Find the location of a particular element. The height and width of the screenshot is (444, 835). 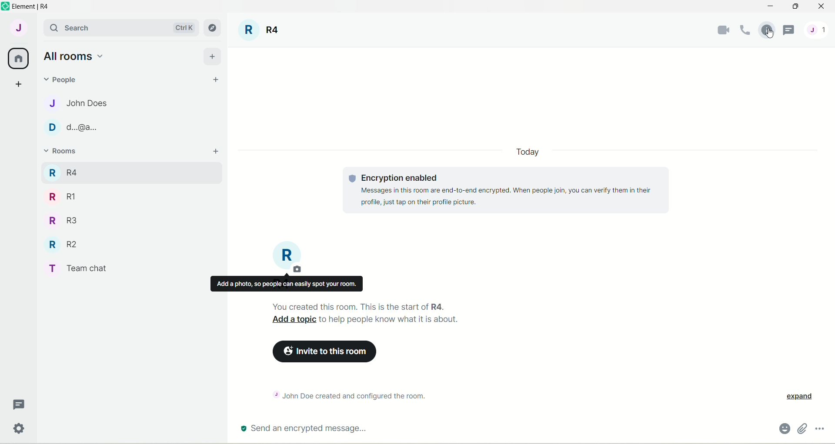

create a space is located at coordinates (18, 83).